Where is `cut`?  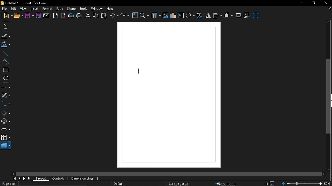
cut is located at coordinates (88, 16).